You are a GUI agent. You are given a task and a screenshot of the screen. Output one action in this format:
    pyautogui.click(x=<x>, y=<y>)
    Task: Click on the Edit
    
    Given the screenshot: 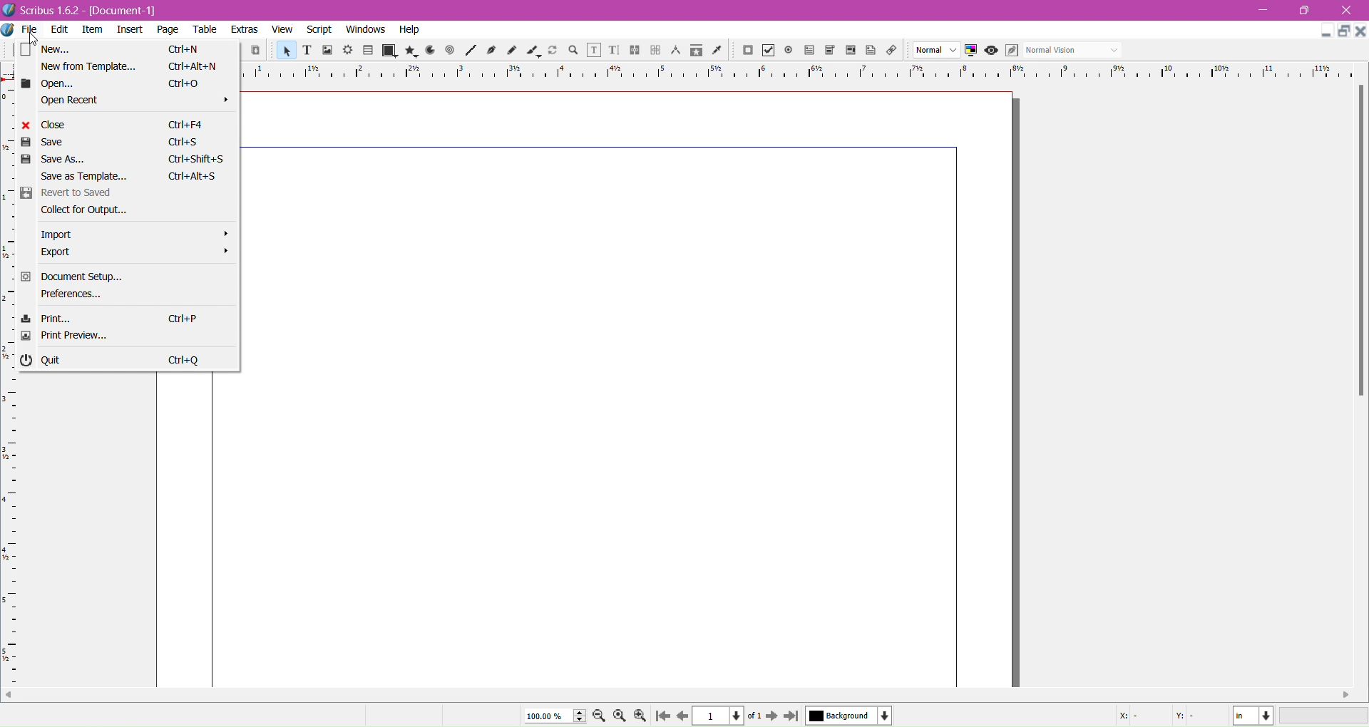 What is the action you would take?
    pyautogui.click(x=60, y=30)
    